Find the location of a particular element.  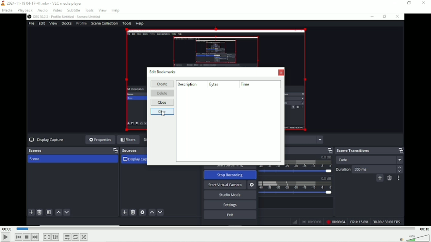

Close is located at coordinates (280, 73).